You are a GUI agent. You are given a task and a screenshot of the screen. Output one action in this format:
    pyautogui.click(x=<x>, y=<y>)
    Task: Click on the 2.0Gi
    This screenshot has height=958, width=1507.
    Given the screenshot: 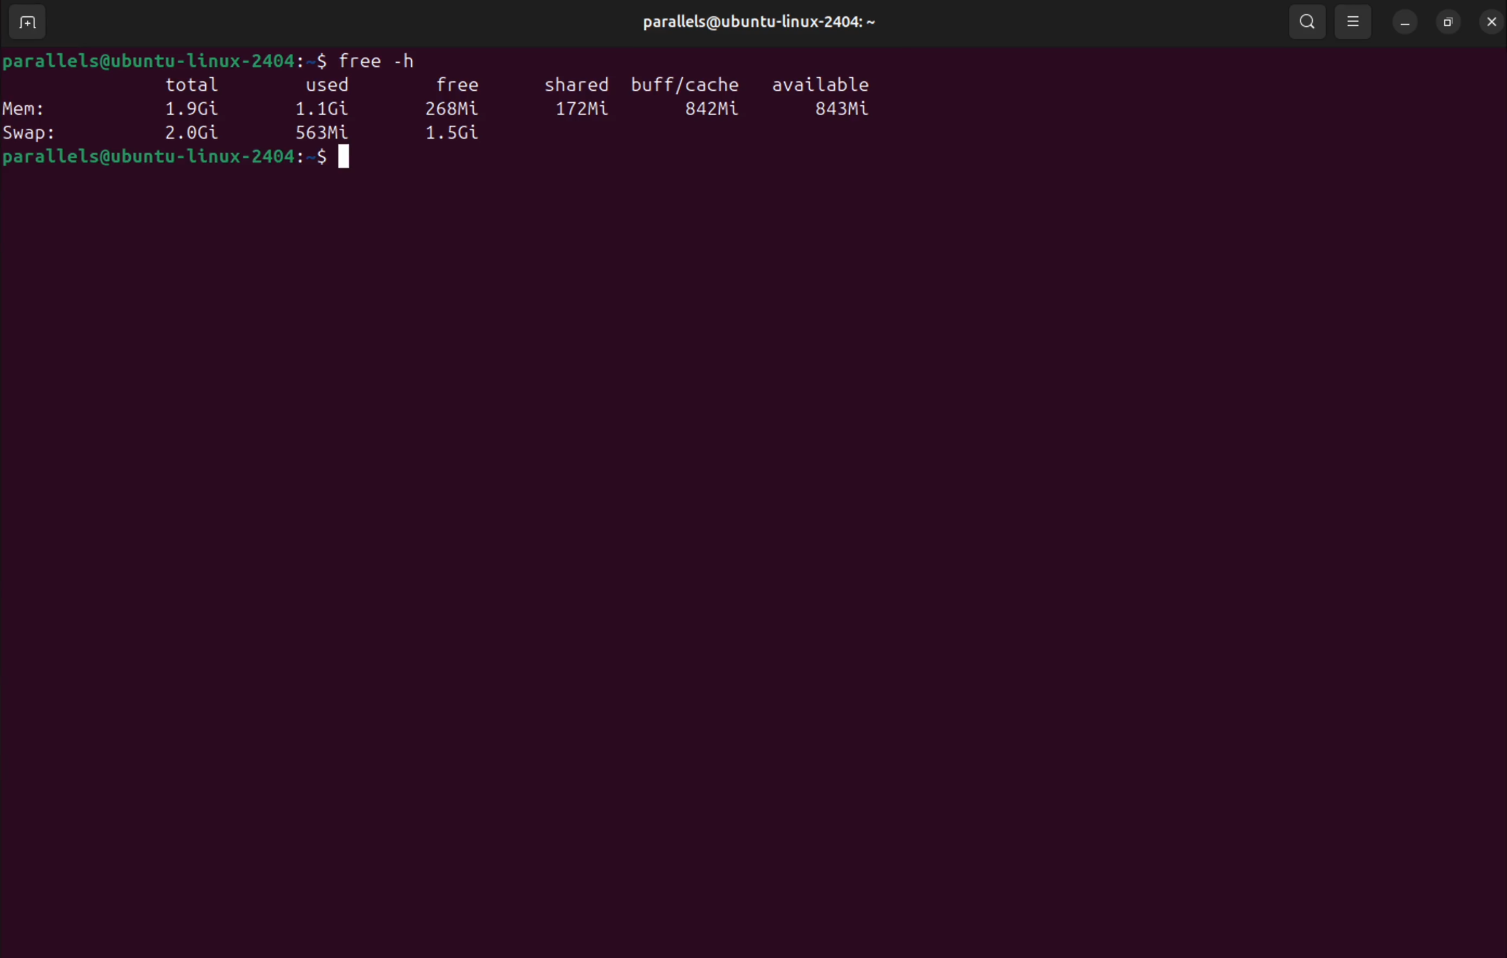 What is the action you would take?
    pyautogui.click(x=193, y=132)
    